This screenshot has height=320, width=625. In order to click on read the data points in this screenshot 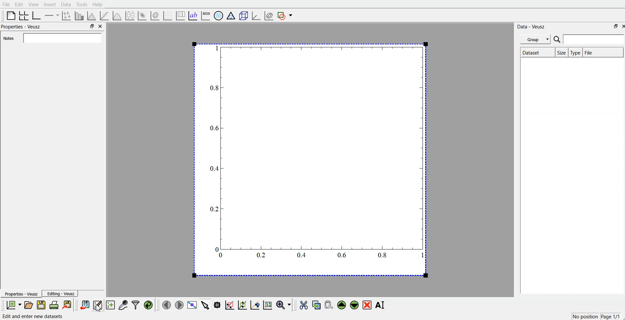, I will do `click(218, 306)`.